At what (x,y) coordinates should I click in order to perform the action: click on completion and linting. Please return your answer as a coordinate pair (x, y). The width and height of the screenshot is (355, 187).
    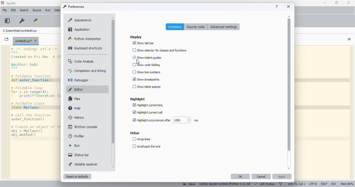
    Looking at the image, I should click on (87, 71).